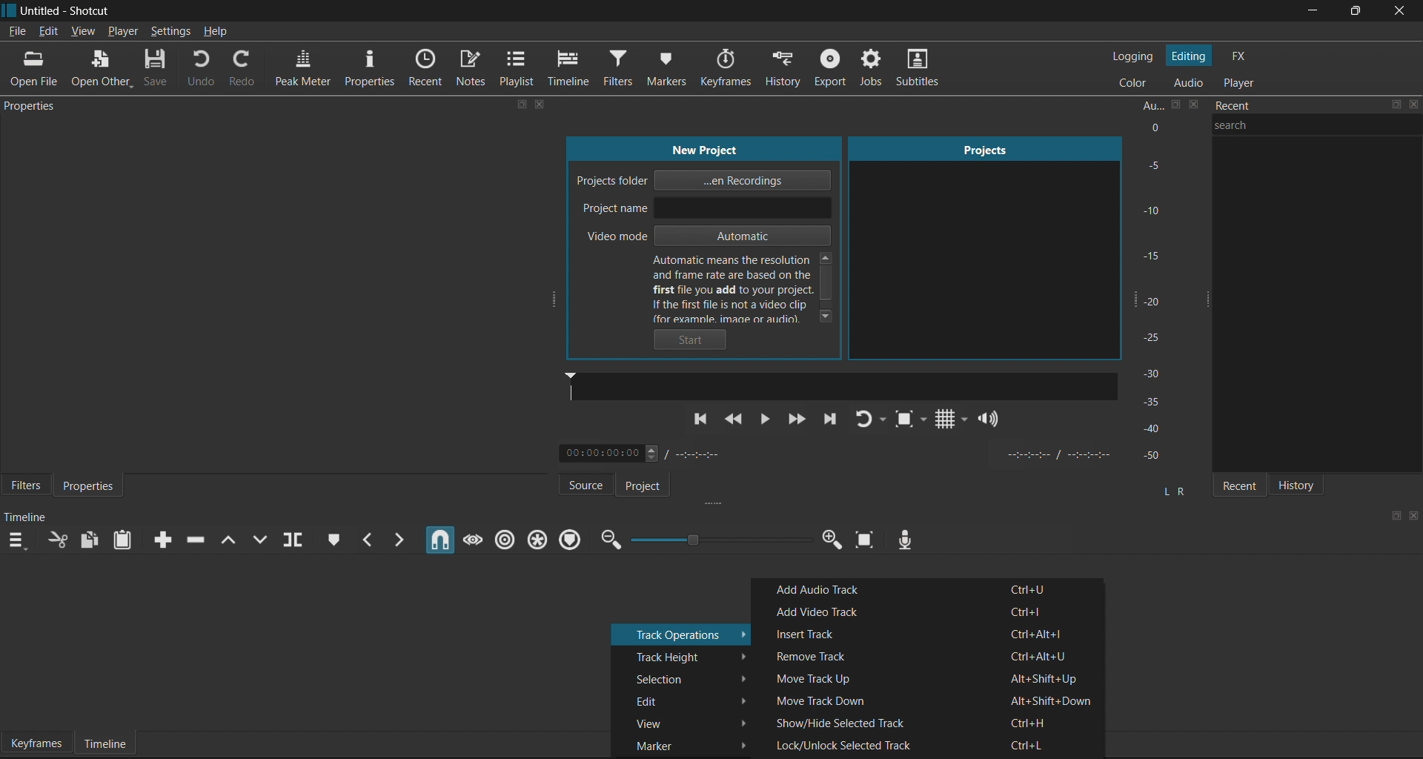 The image size is (1423, 759). Describe the element at coordinates (105, 743) in the screenshot. I see `Timeline` at that location.